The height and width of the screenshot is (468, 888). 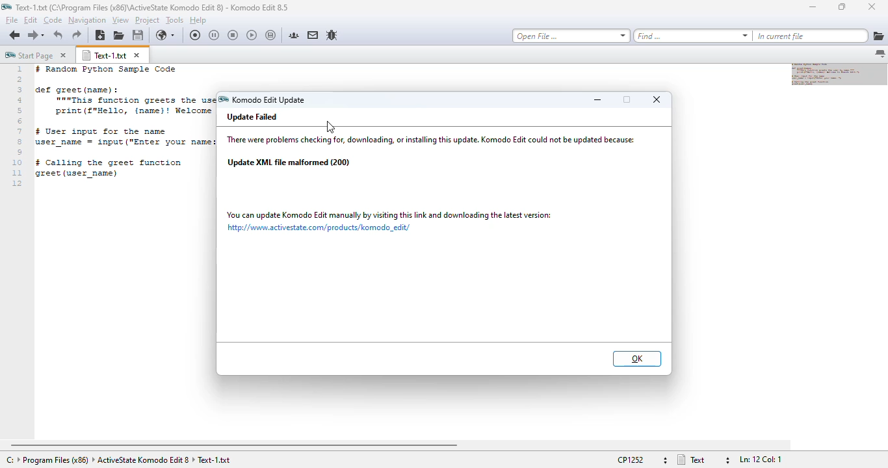 I want to click on text-1 program files, so click(x=118, y=460).